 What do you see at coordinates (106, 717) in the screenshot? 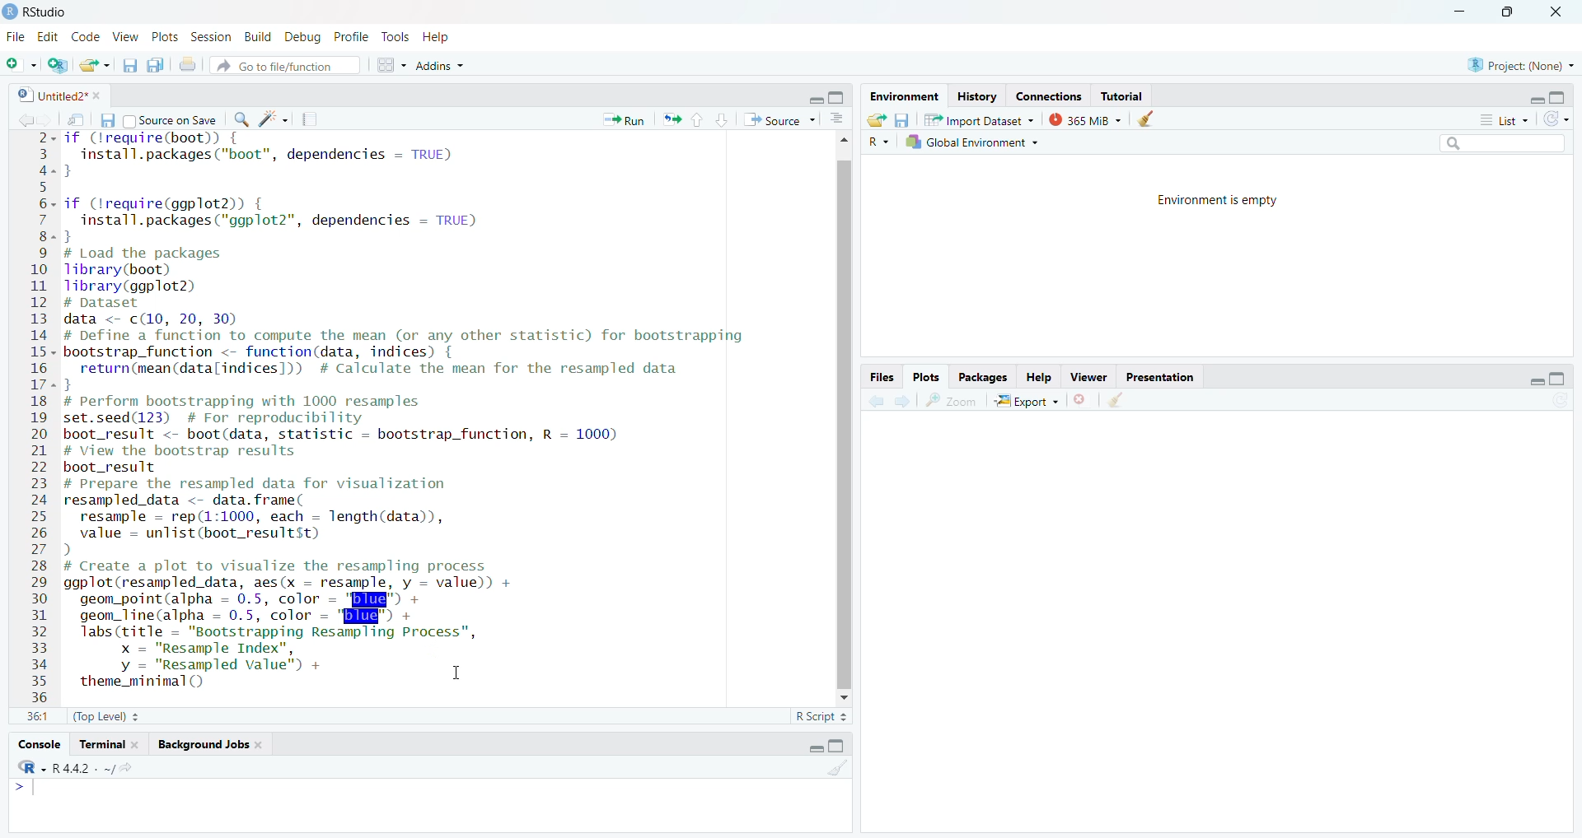
I see `(Top Level) ` at bounding box center [106, 717].